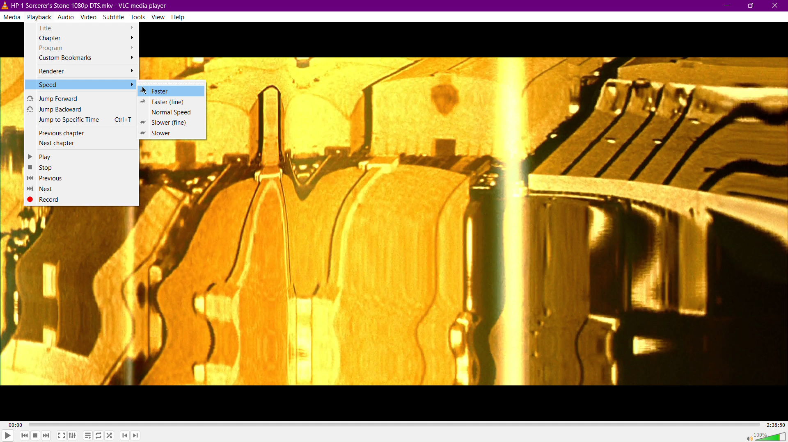 The width and height of the screenshot is (788, 442). Describe the element at coordinates (80, 84) in the screenshot. I see `Speed` at that location.